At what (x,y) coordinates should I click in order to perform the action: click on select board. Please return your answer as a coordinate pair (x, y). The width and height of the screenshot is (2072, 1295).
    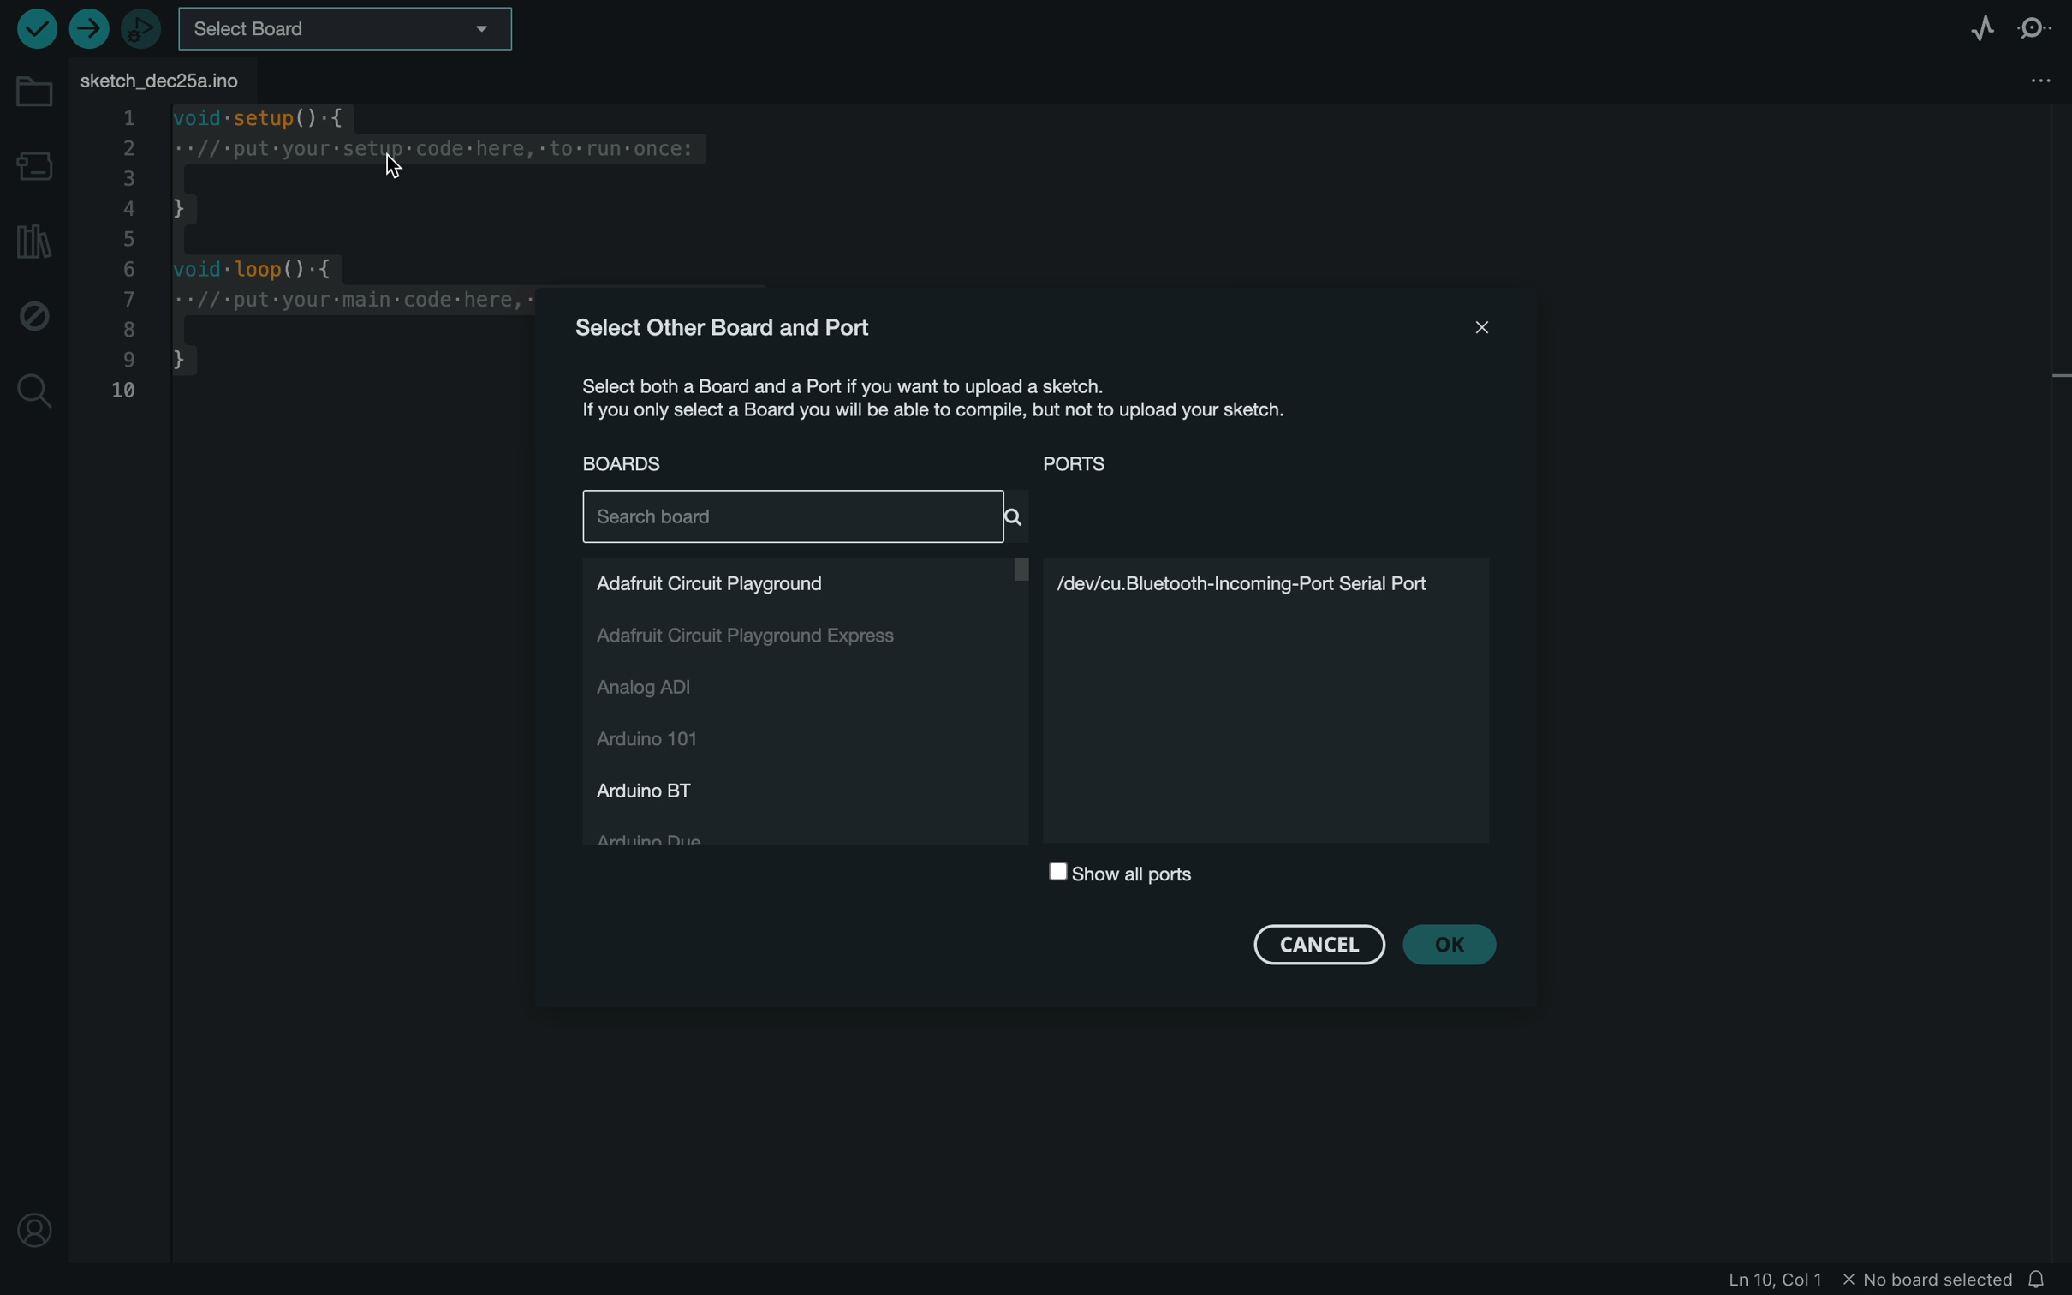
    Looking at the image, I should click on (347, 28).